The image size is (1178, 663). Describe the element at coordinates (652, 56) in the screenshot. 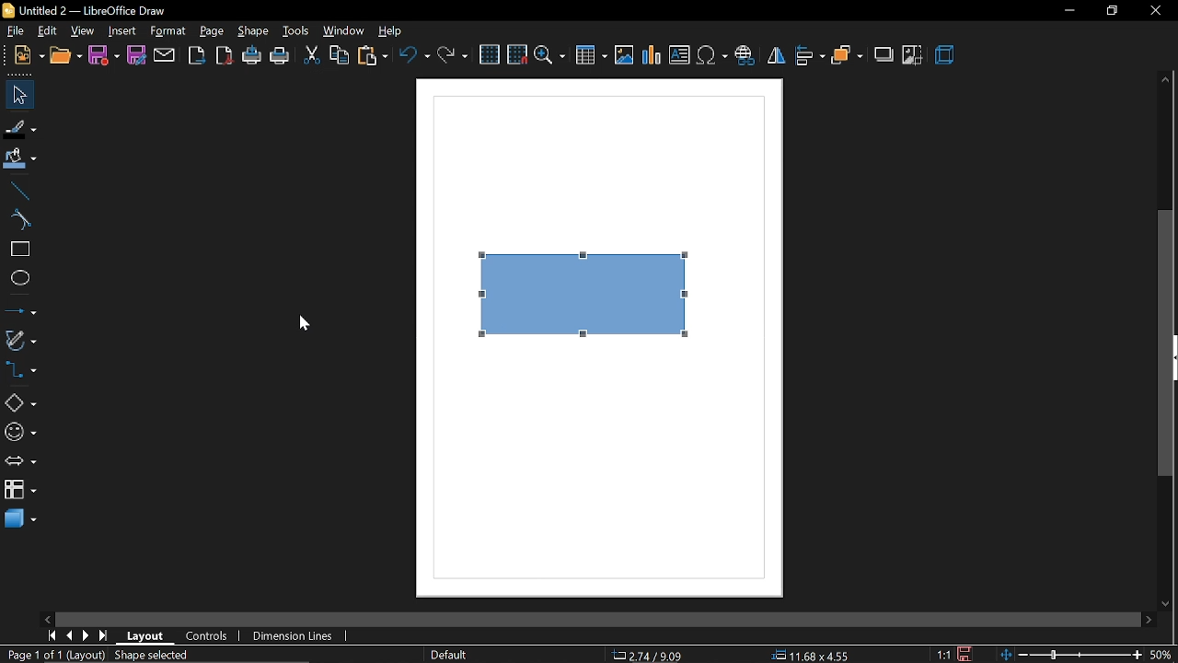

I see `insert chart` at that location.